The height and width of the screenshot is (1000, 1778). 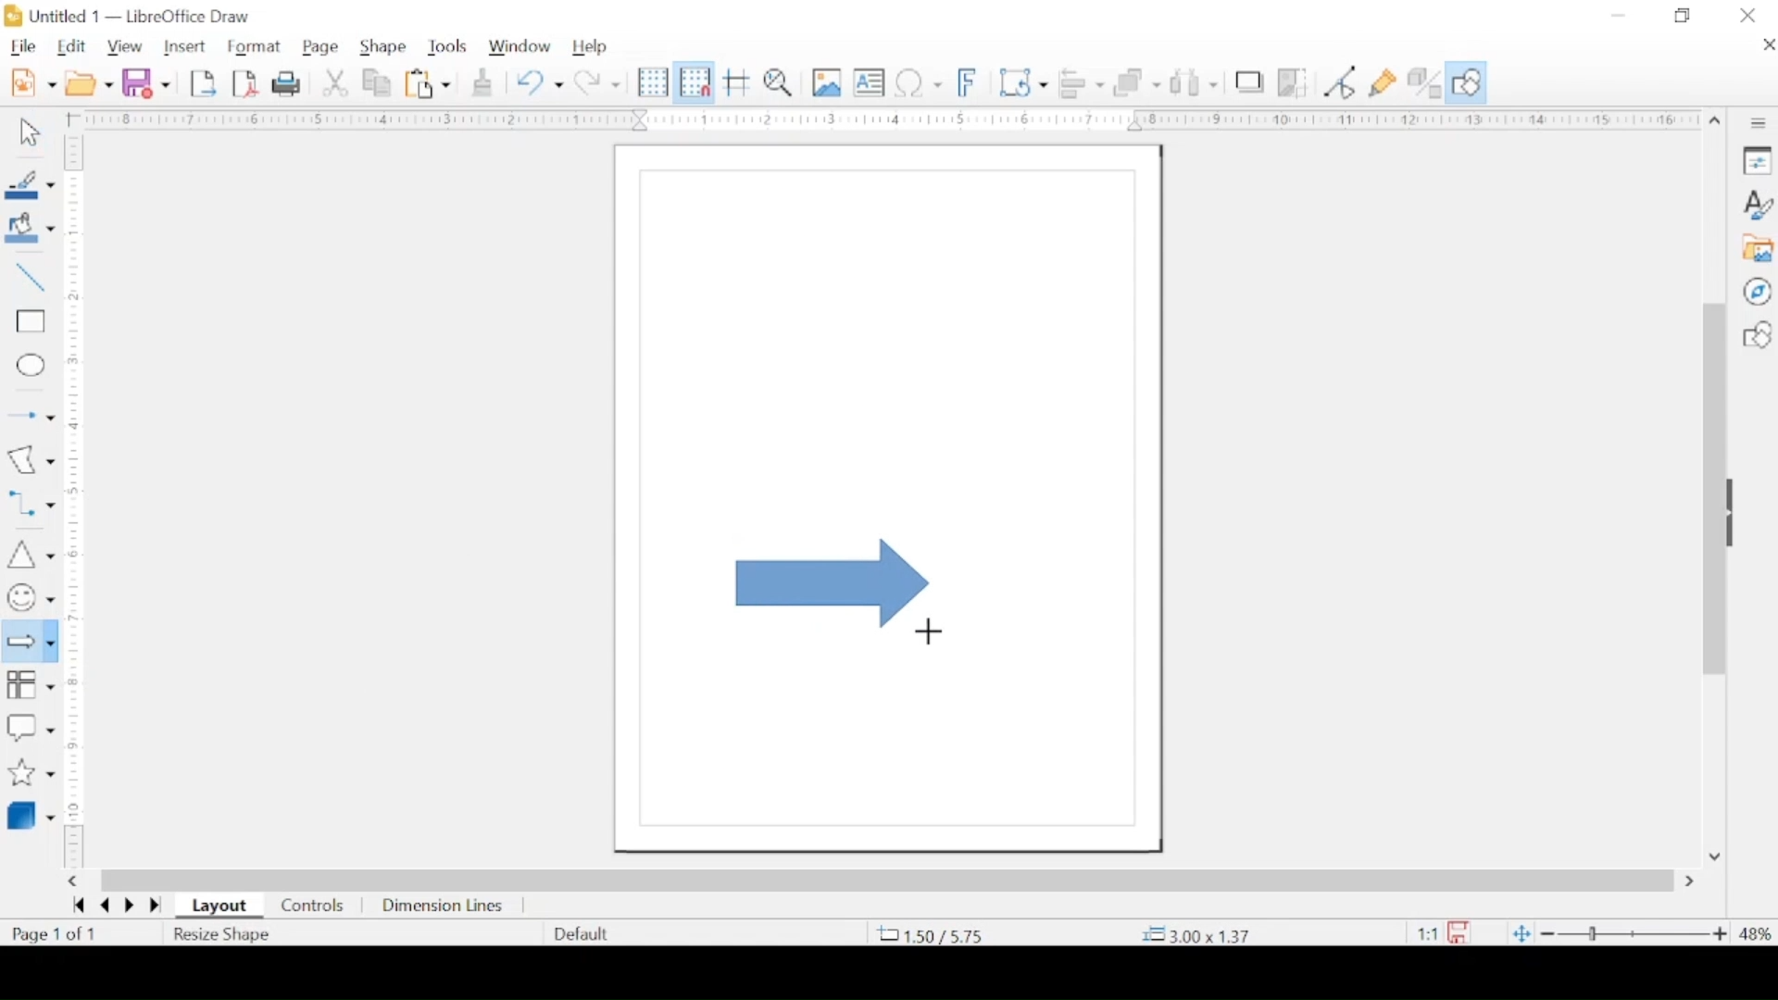 I want to click on edit, so click(x=73, y=47).